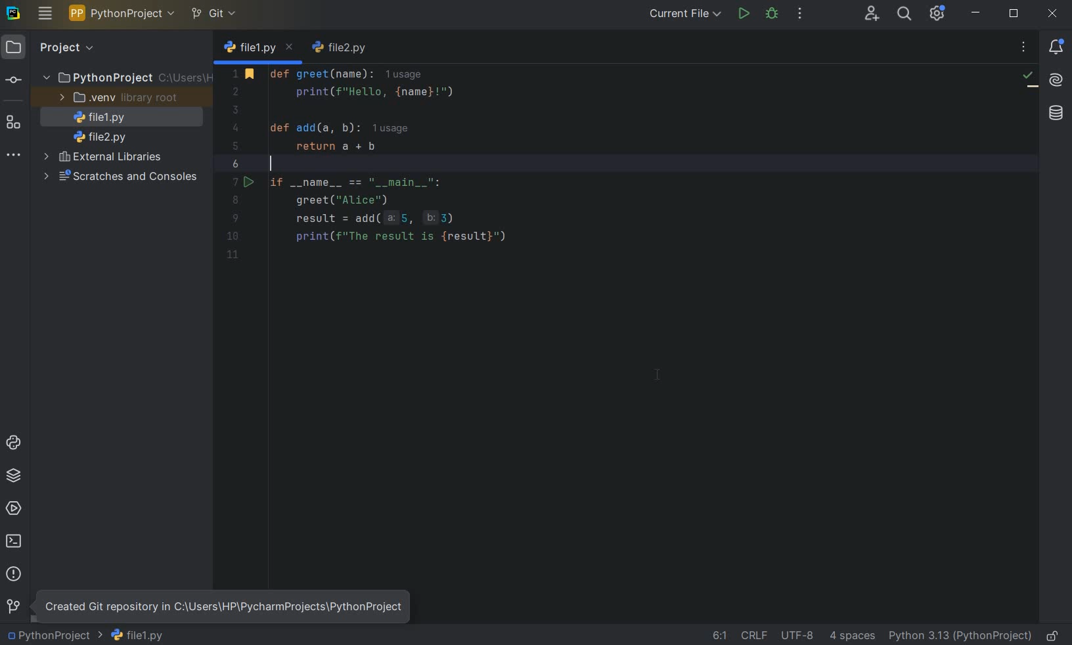 Image resolution: width=1072 pixels, height=645 pixels. I want to click on cursor, so click(658, 375).